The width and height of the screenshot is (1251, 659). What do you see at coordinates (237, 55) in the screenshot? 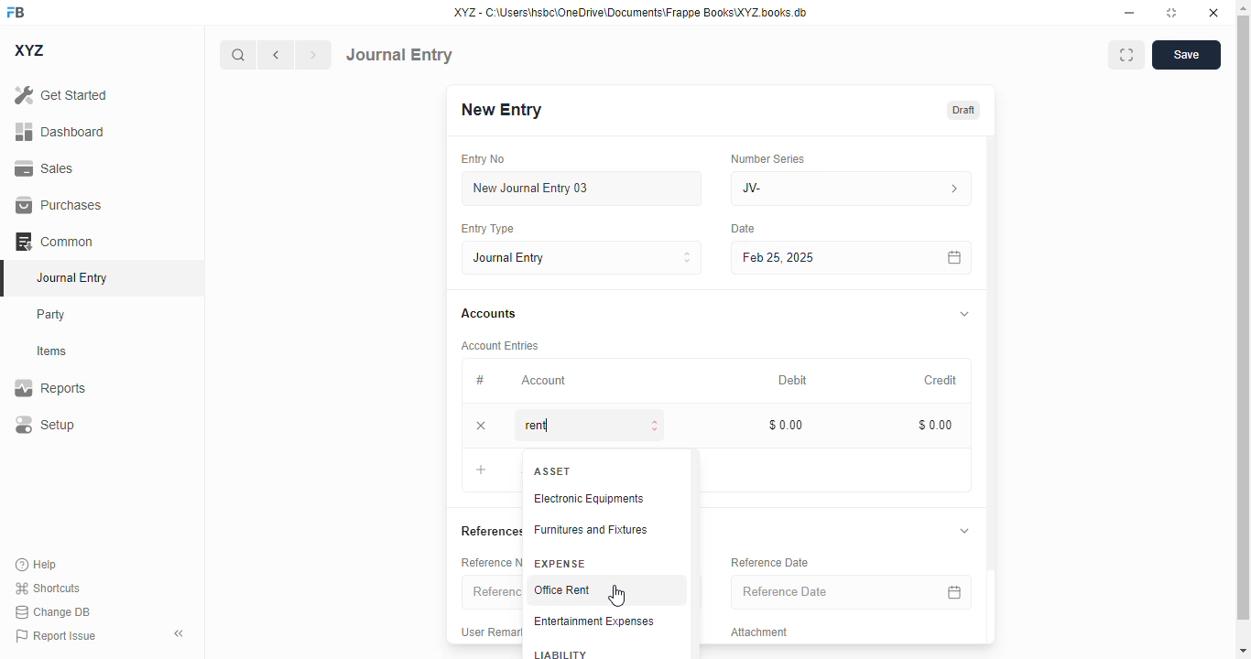
I see `search` at bounding box center [237, 55].